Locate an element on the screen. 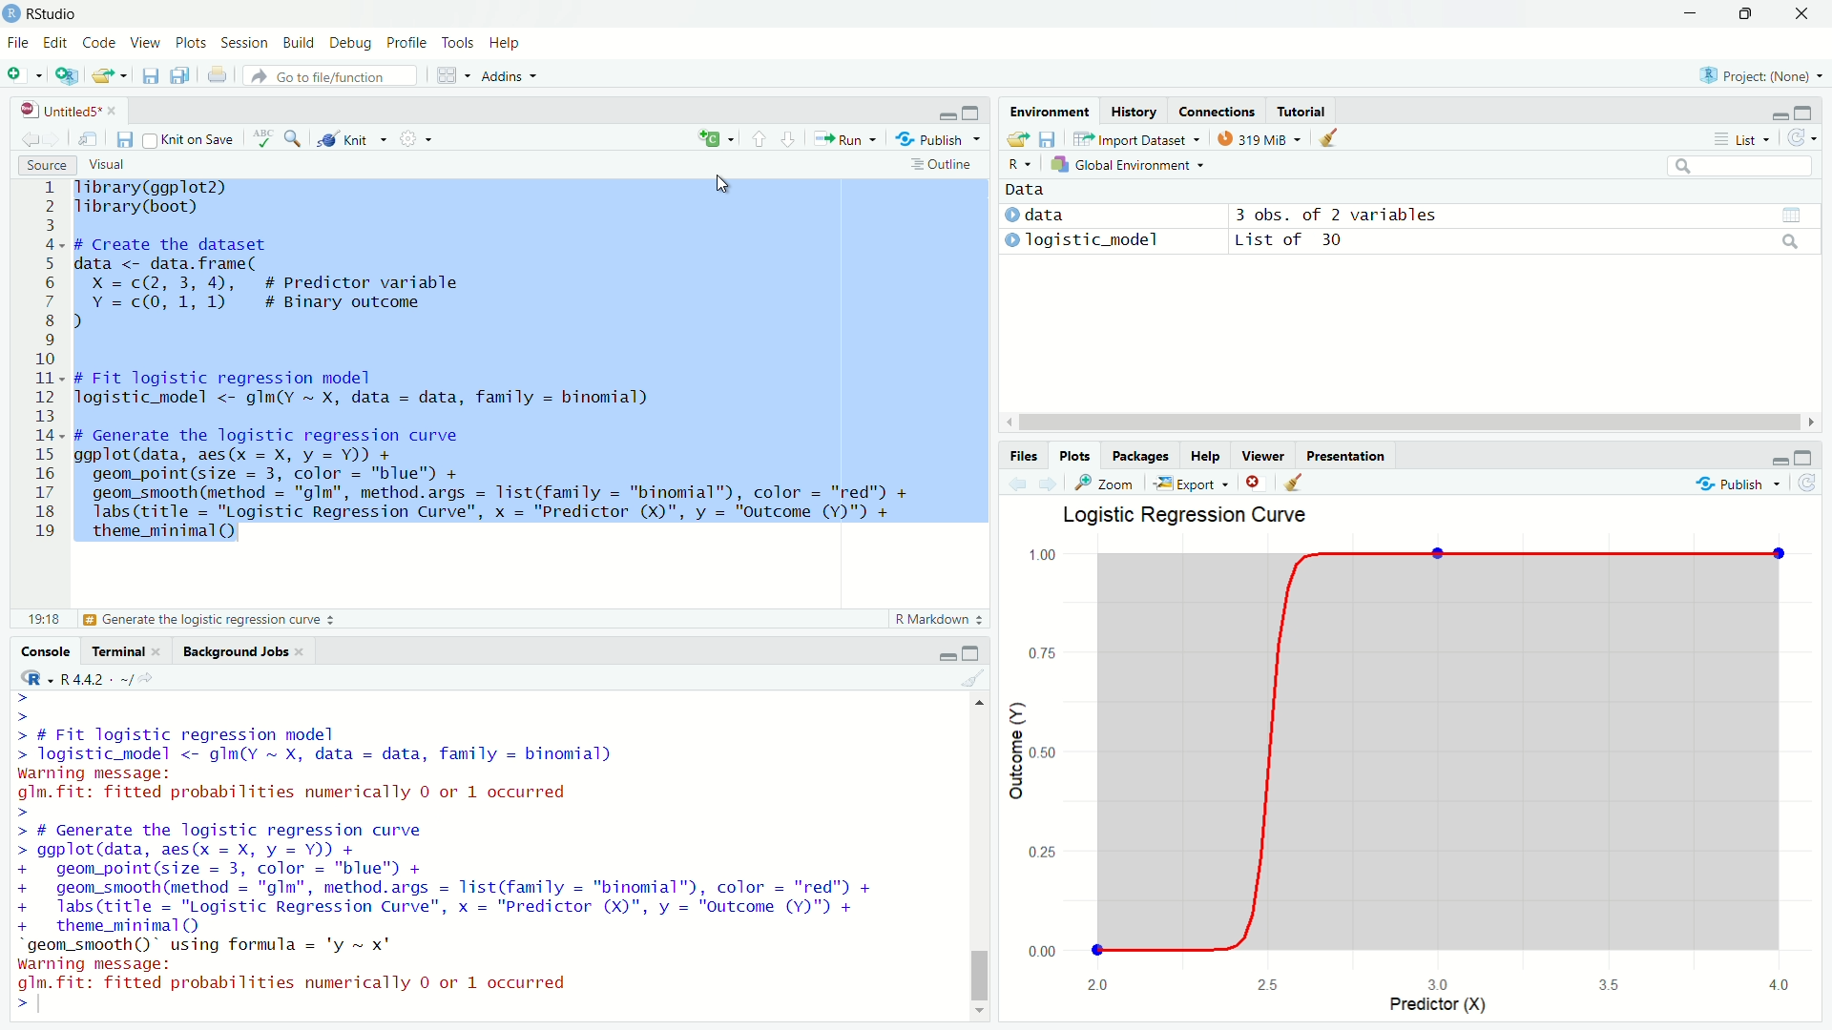 The image size is (1832, 1030). File is located at coordinates (19, 42).